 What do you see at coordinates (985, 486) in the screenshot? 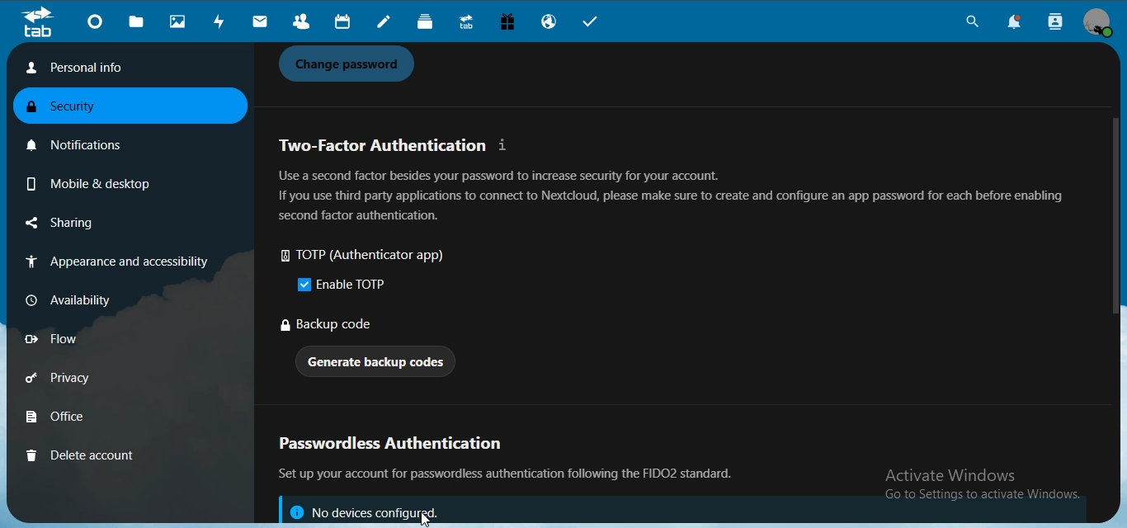
I see `Activate Windows
Go to Settings to activate Windows.` at bounding box center [985, 486].